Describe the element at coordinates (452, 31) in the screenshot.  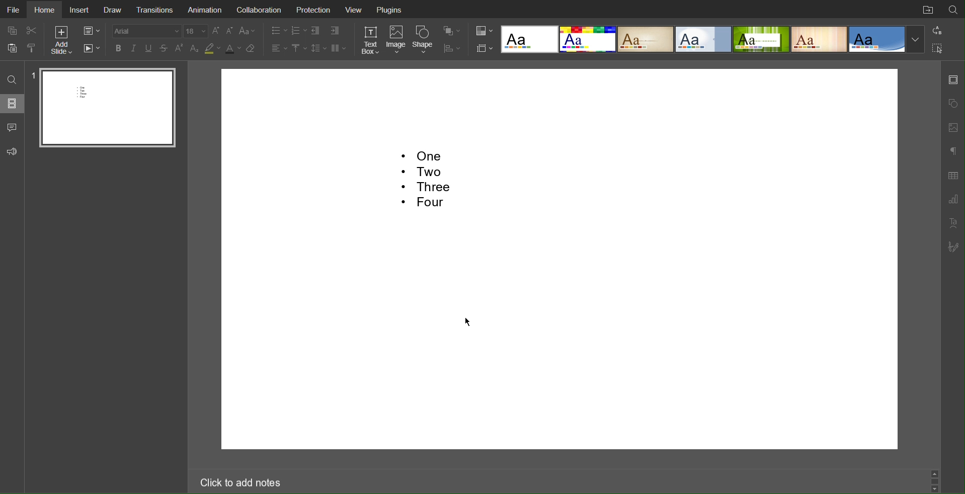
I see `Arrange` at that location.